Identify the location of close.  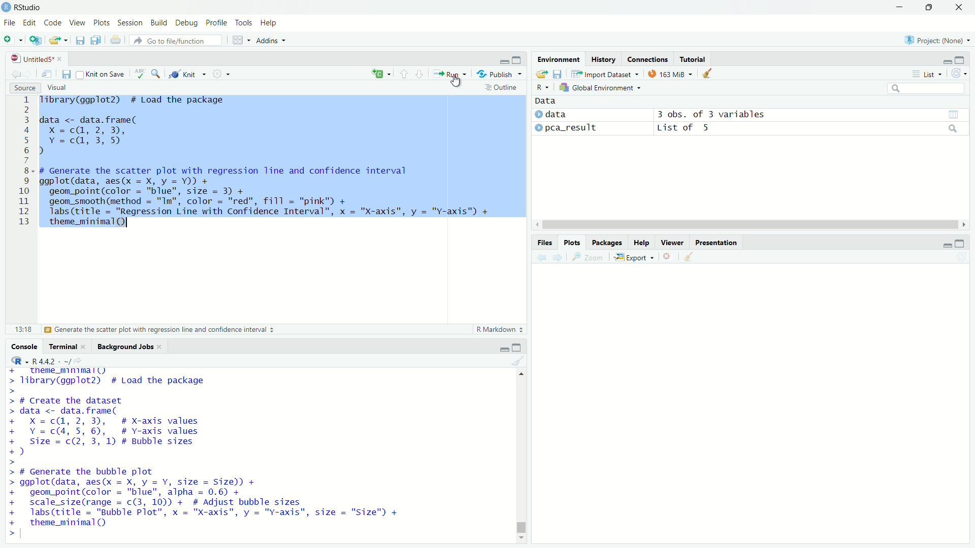
(62, 59).